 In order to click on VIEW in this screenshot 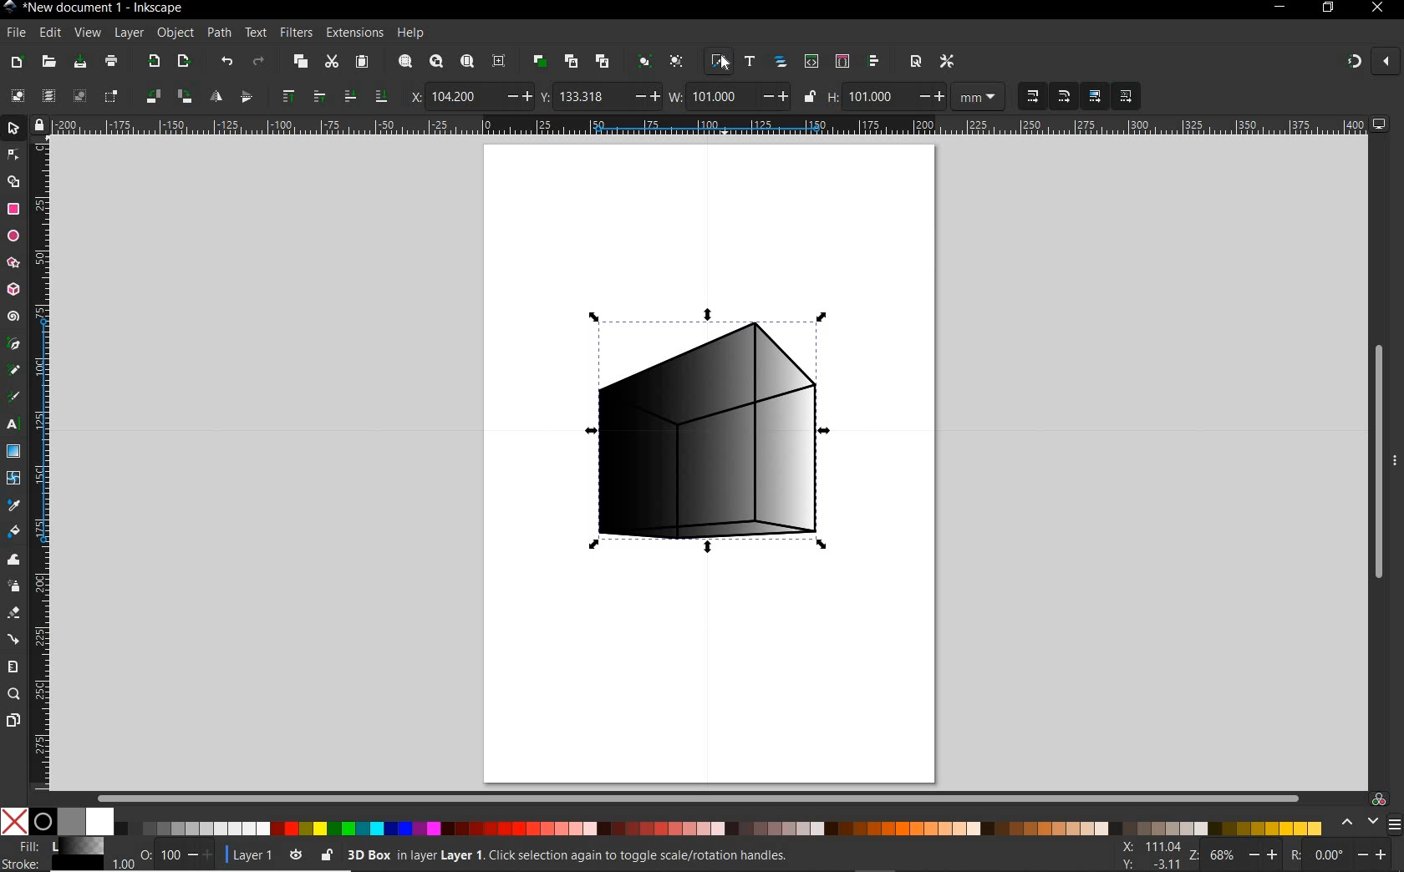, I will do `click(85, 33)`.